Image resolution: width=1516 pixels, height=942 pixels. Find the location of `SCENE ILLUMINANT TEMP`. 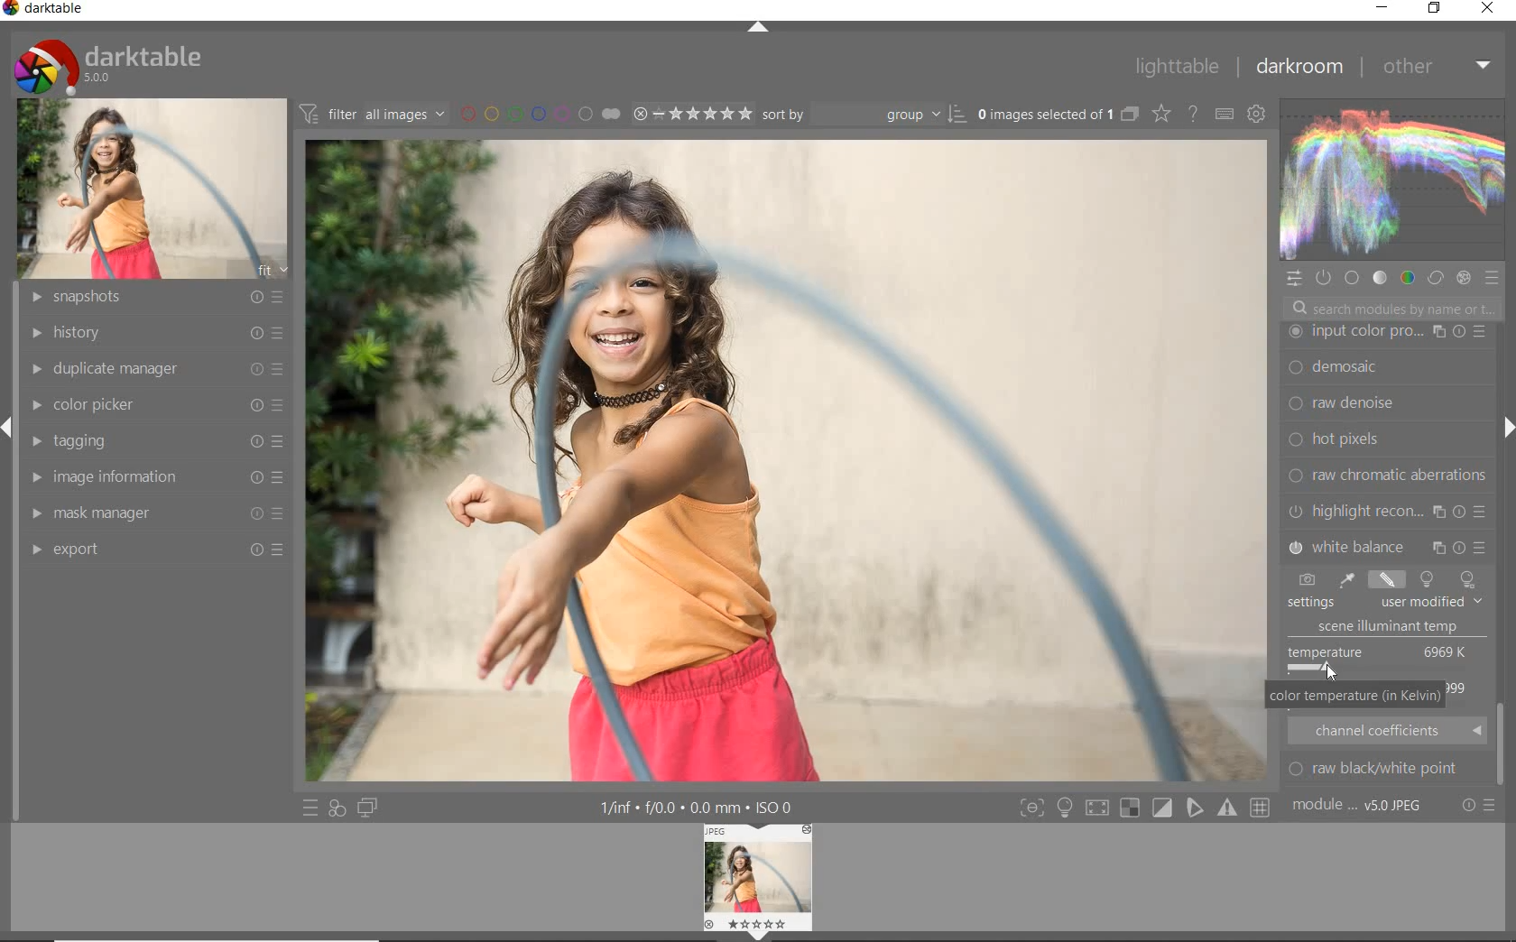

SCENE ILLUMINANT TEMP is located at coordinates (1395, 627).